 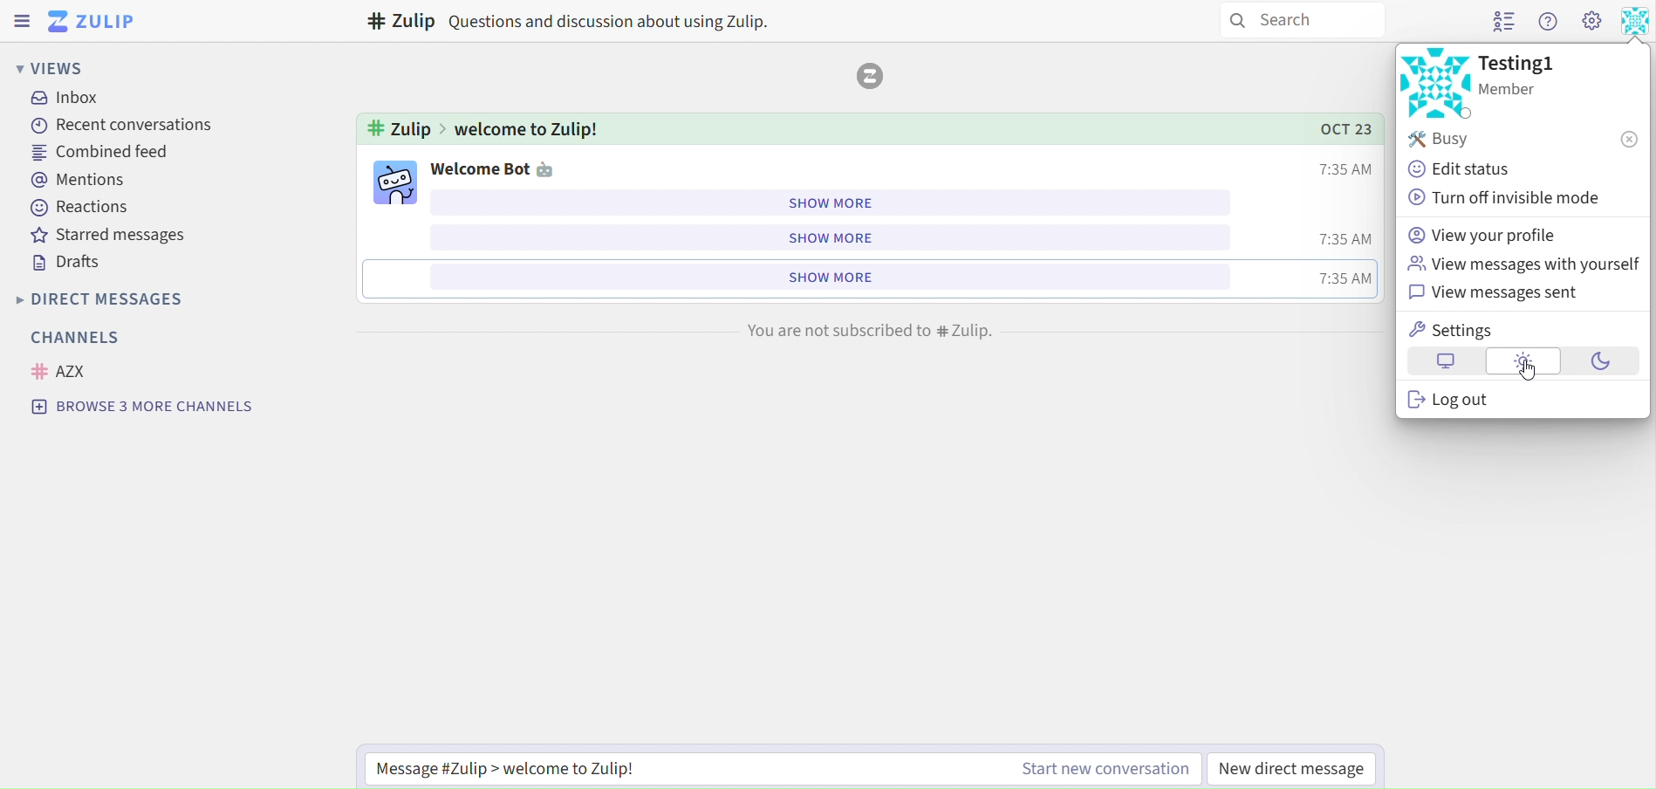 I want to click on reactions, so click(x=79, y=209).